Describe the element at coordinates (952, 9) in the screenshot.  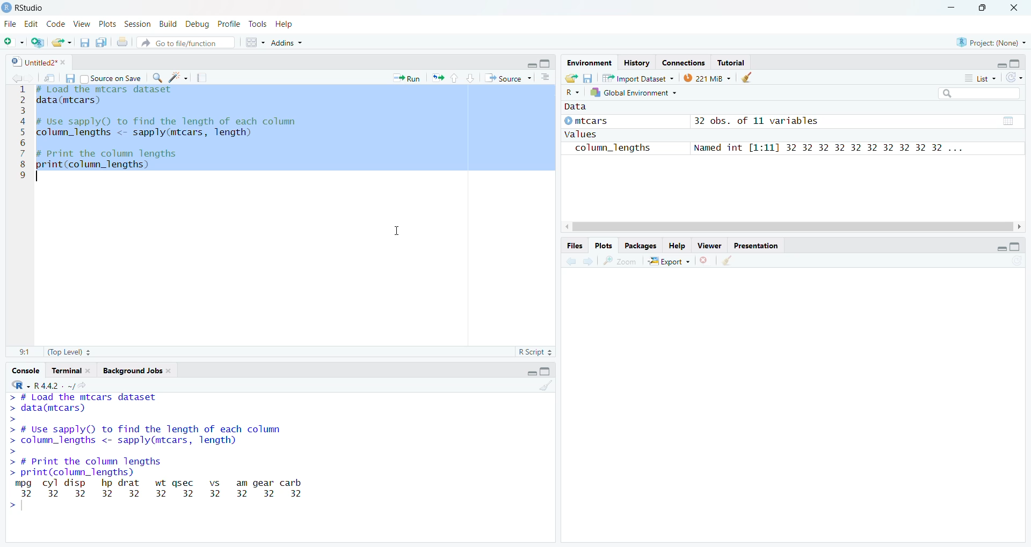
I see `Minimize` at that location.